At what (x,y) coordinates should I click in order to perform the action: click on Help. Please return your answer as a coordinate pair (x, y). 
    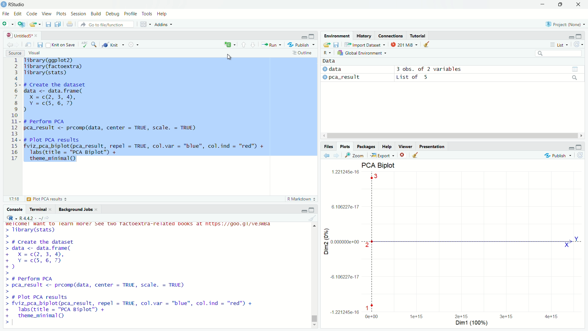
    Looking at the image, I should click on (387, 146).